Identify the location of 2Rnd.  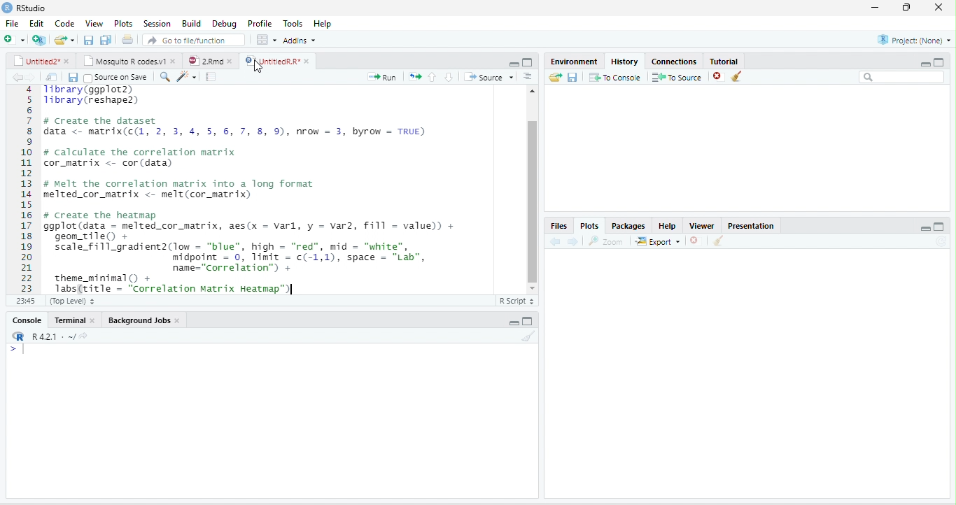
(206, 60).